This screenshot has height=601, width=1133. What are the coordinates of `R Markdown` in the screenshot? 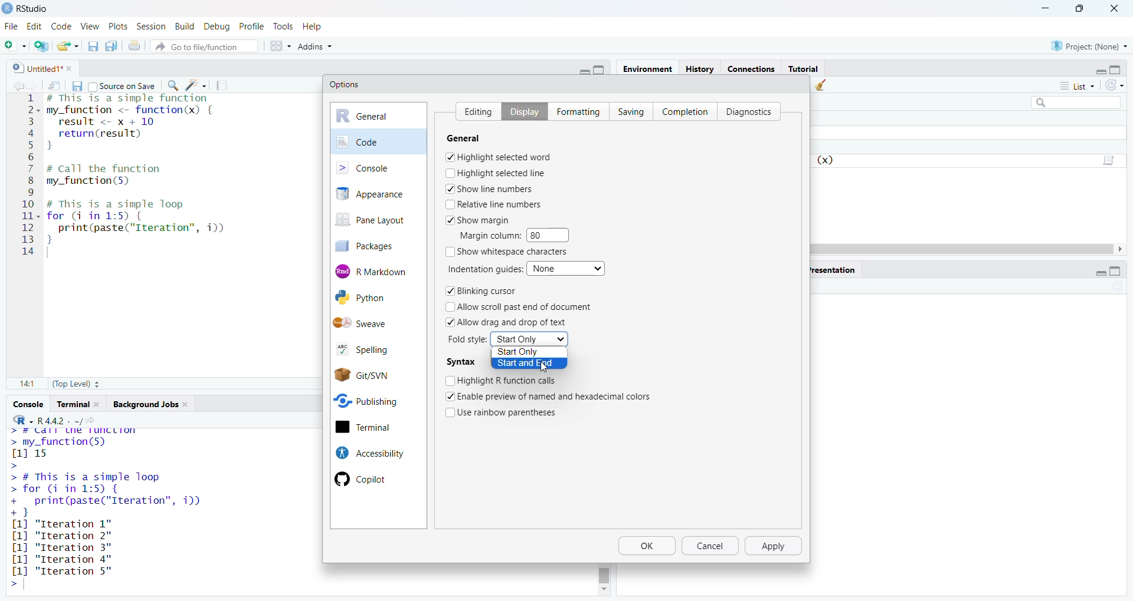 It's located at (379, 270).